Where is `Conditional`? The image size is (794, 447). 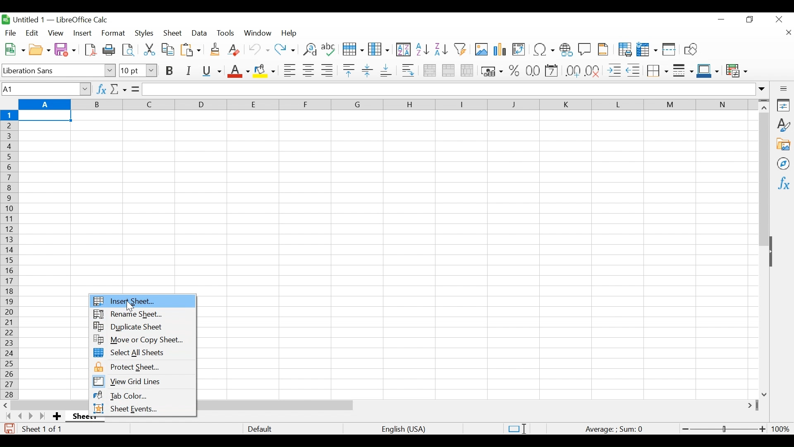 Conditional is located at coordinates (736, 72).